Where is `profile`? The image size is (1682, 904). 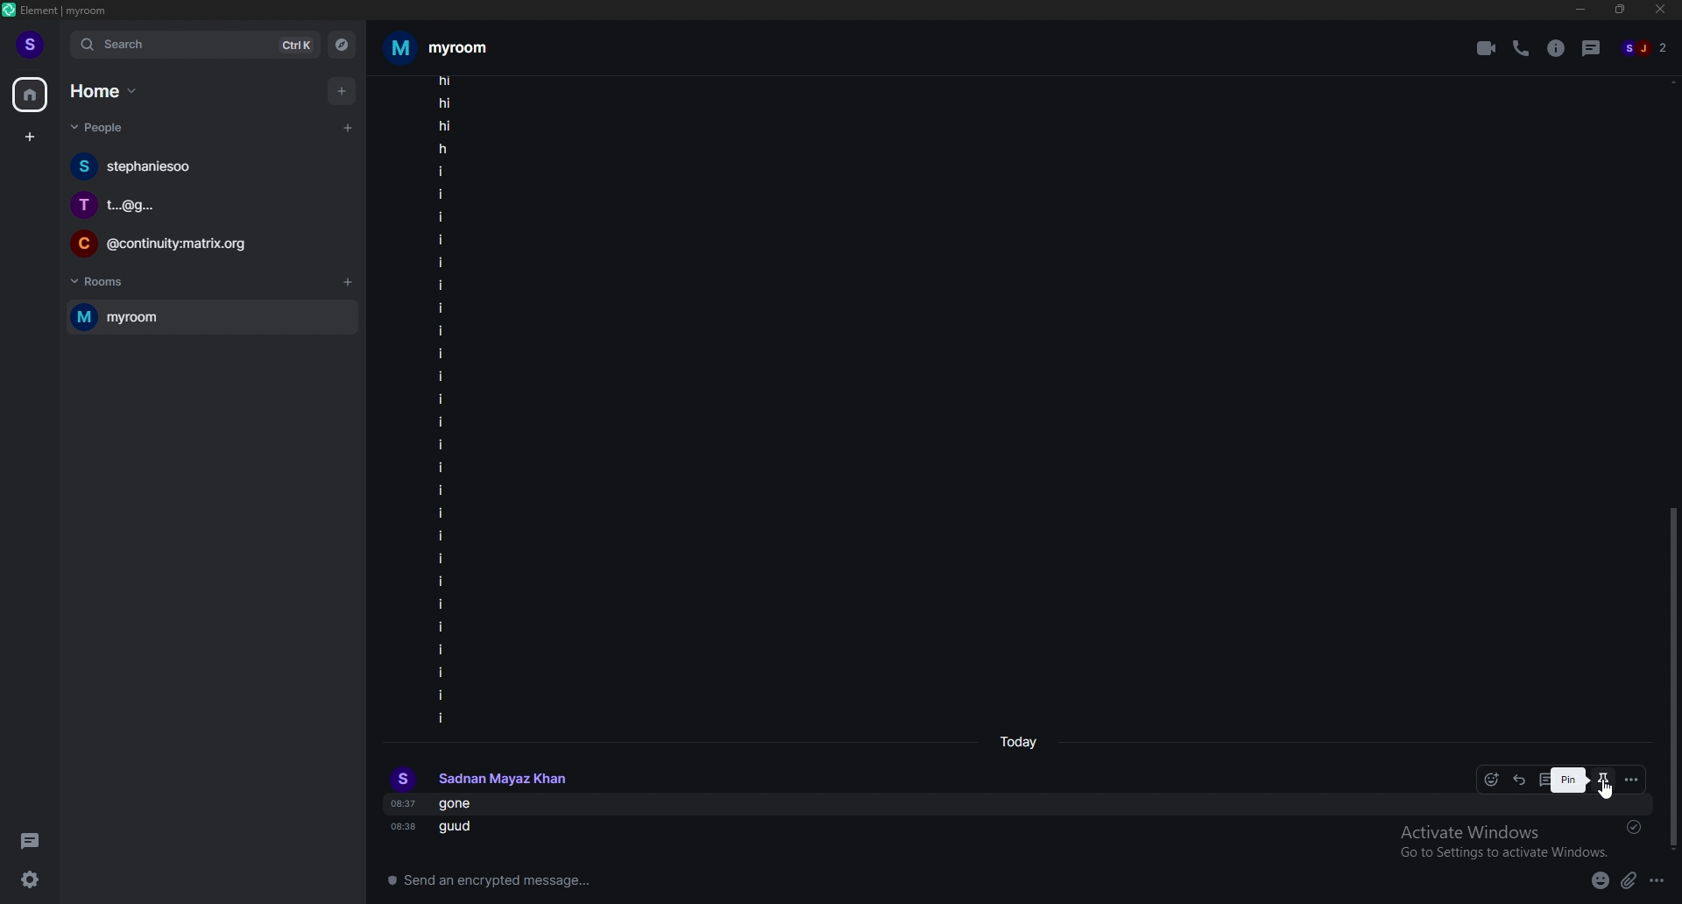 profile is located at coordinates (481, 777).